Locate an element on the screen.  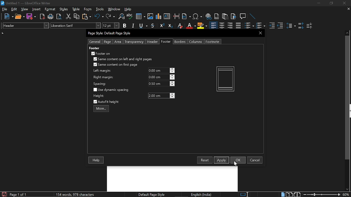
current right margin is located at coordinates (158, 77).